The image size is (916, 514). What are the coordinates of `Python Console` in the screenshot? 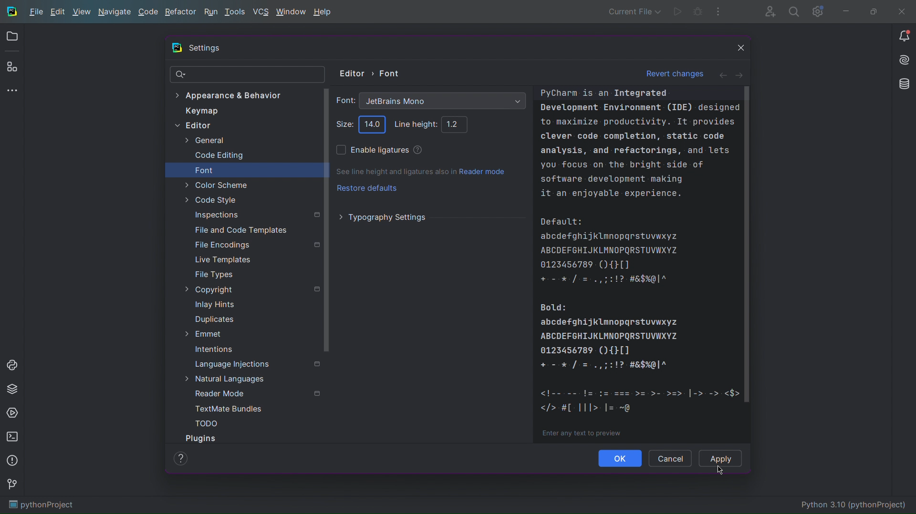 It's located at (14, 363).